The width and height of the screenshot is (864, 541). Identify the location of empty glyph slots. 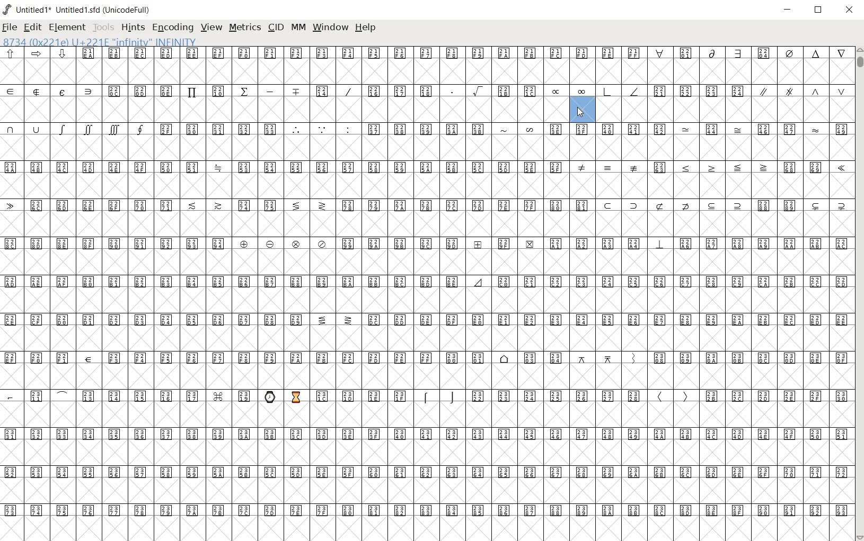
(426, 262).